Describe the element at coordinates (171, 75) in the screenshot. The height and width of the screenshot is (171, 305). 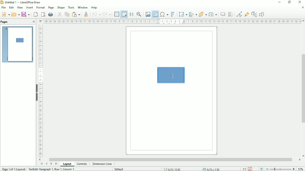
I see `Rectangle` at that location.